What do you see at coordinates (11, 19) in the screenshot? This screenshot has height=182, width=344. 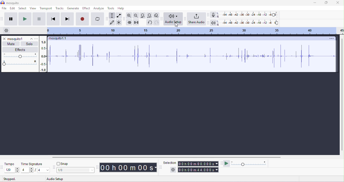 I see `pause` at bounding box center [11, 19].